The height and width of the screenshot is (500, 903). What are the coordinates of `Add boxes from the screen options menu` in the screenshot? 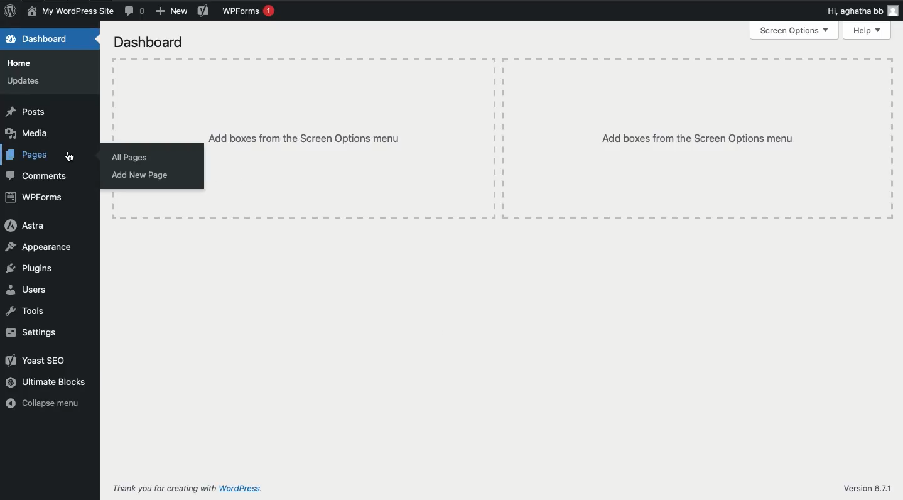 It's located at (305, 138).